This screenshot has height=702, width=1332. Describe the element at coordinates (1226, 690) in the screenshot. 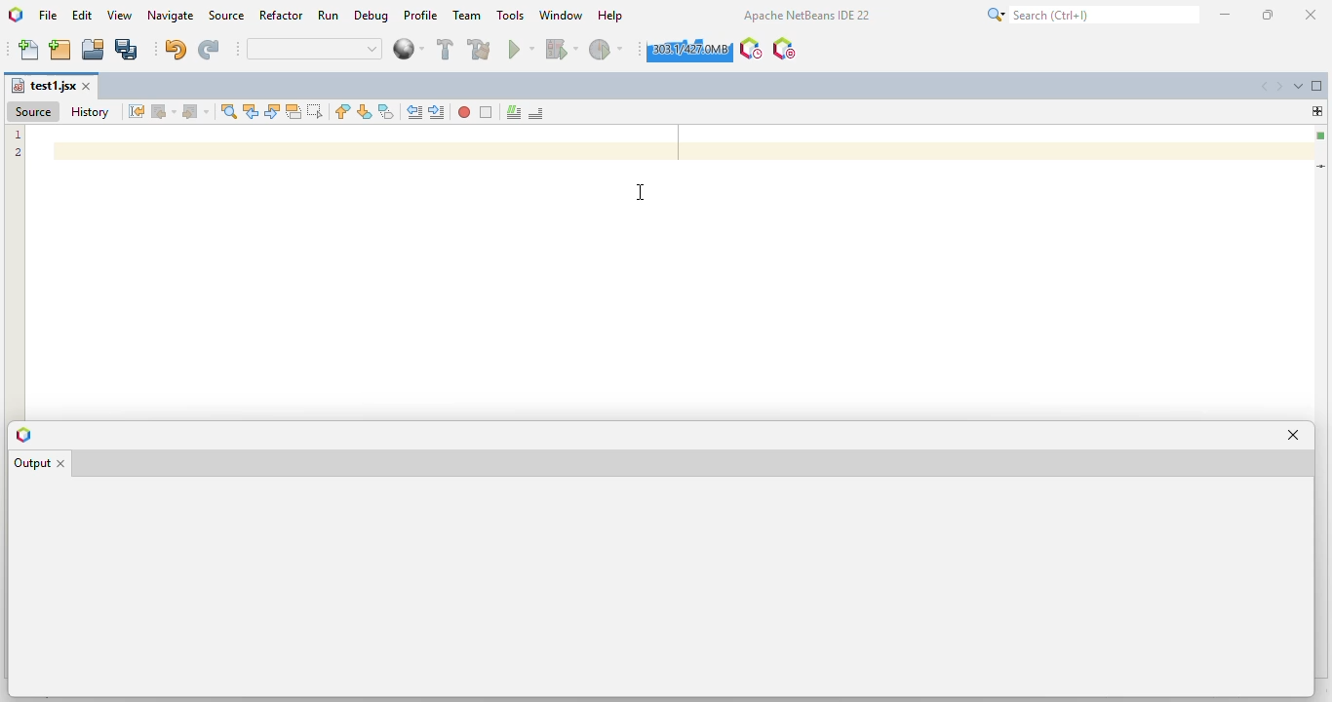

I see `insert mode` at that location.